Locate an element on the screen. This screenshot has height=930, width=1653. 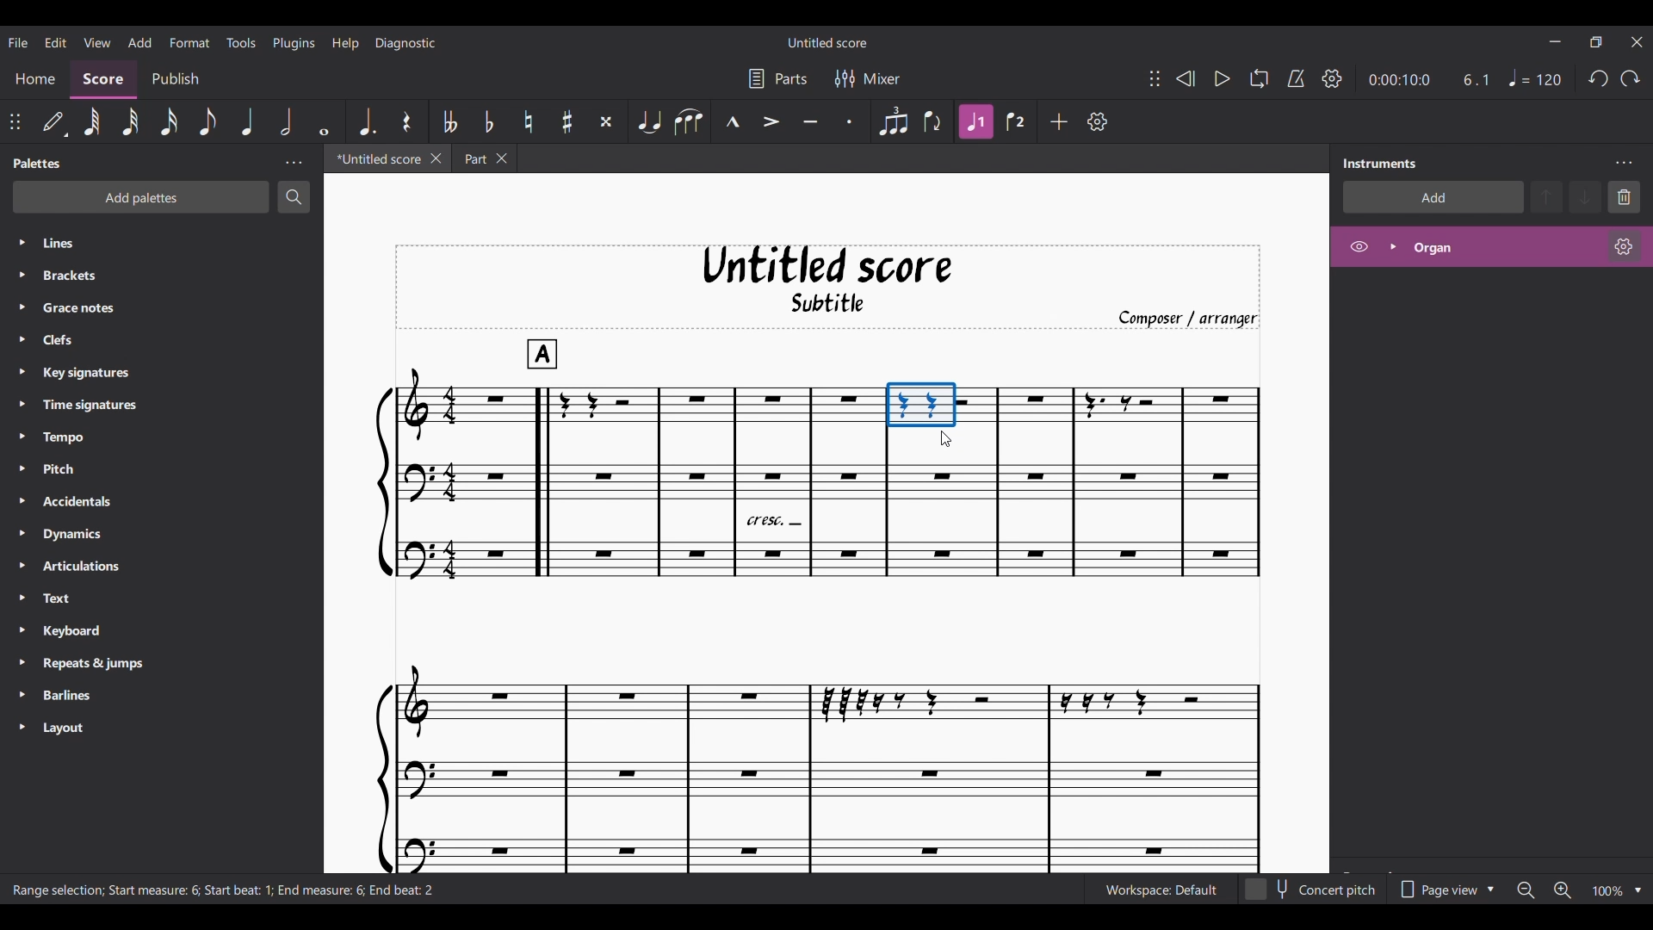
Add instrument is located at coordinates (1433, 196).